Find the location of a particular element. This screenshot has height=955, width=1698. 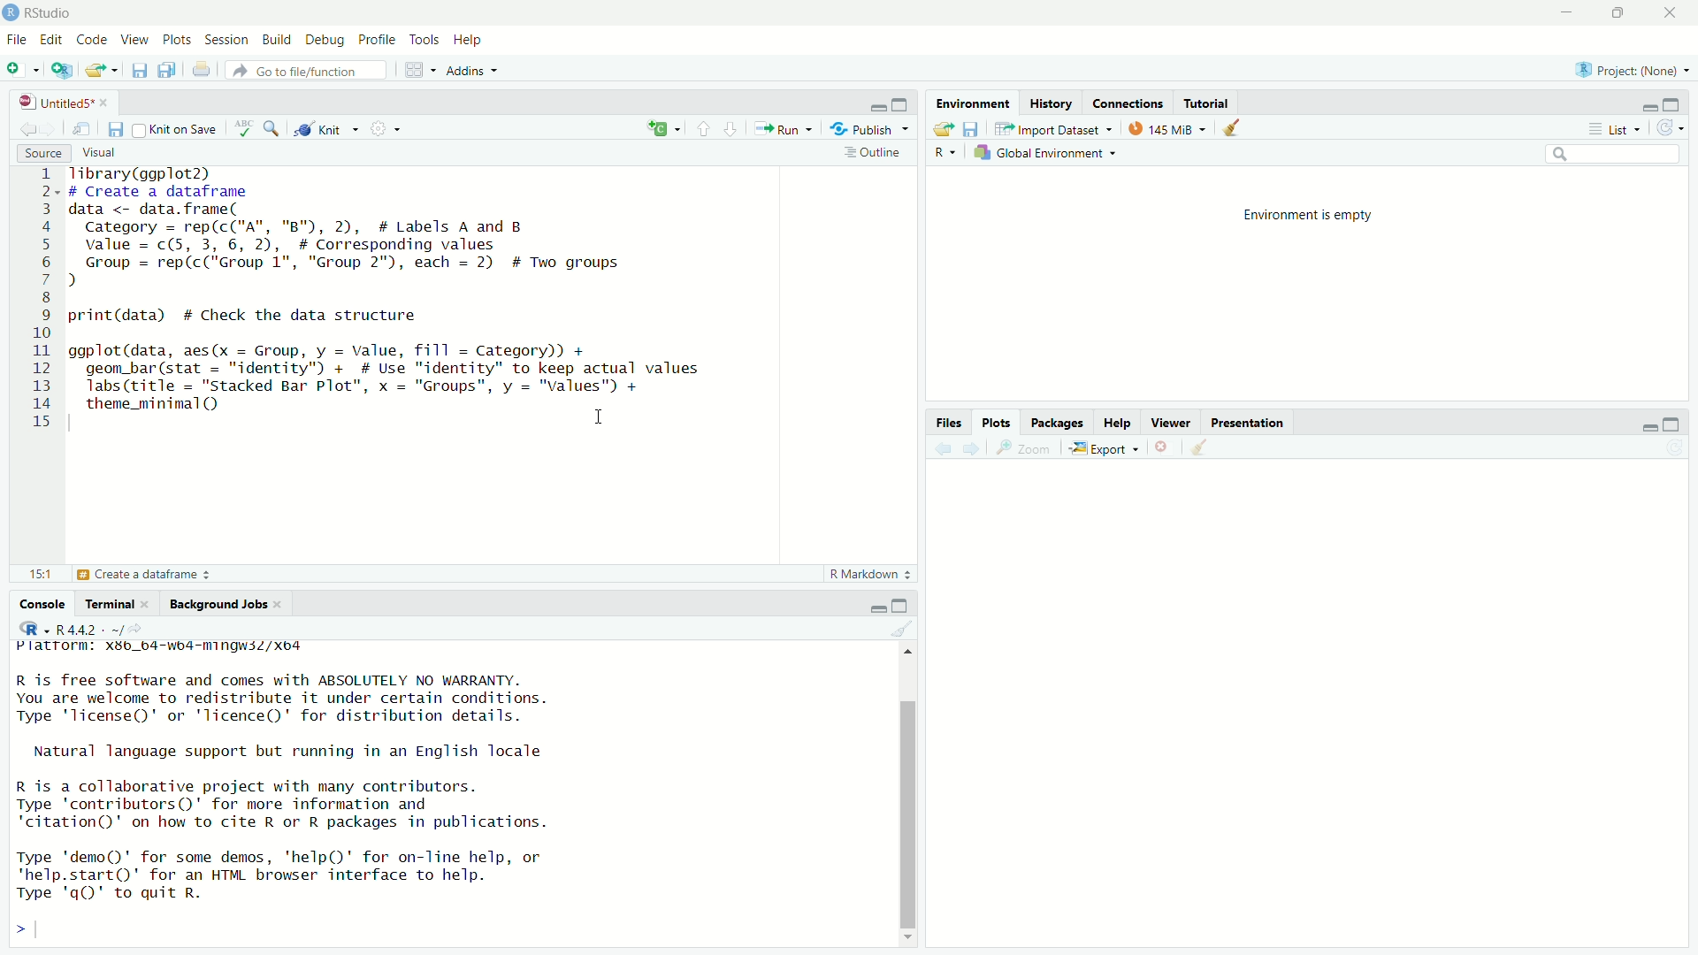

RStudio is located at coordinates (43, 11).